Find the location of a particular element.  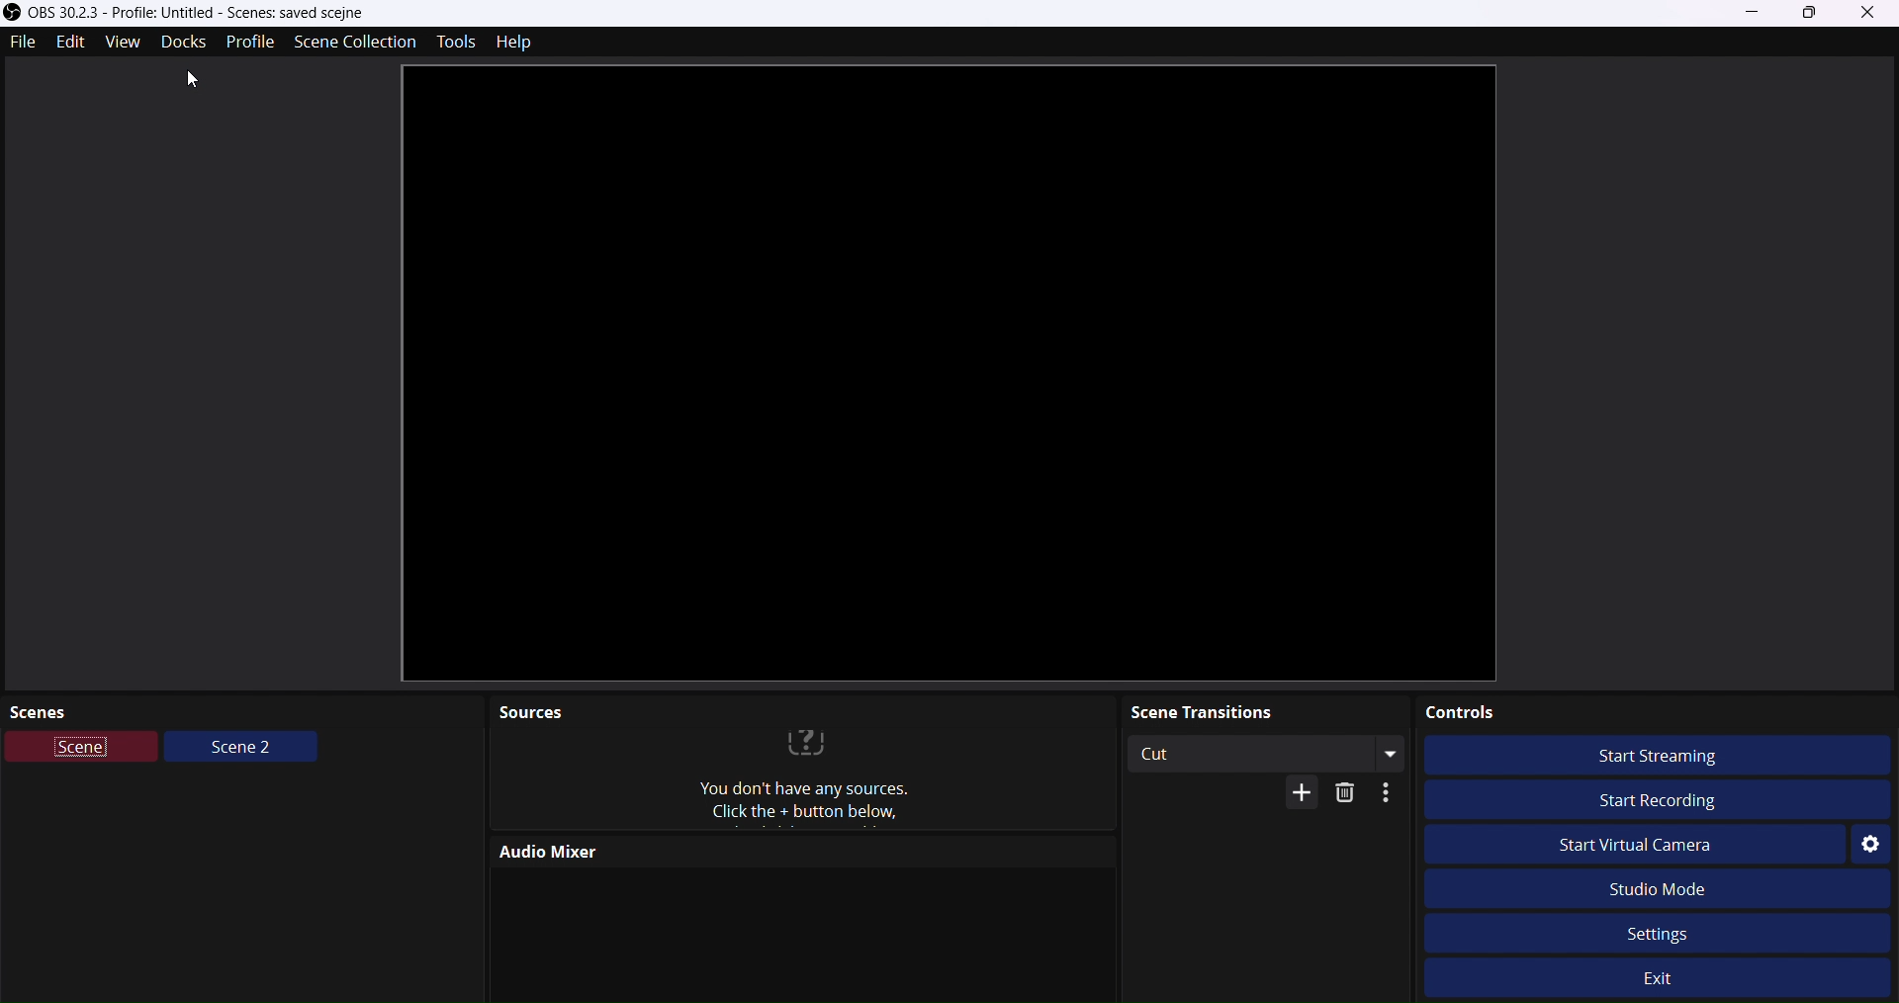

Start Recording is located at coordinates (1651, 796).